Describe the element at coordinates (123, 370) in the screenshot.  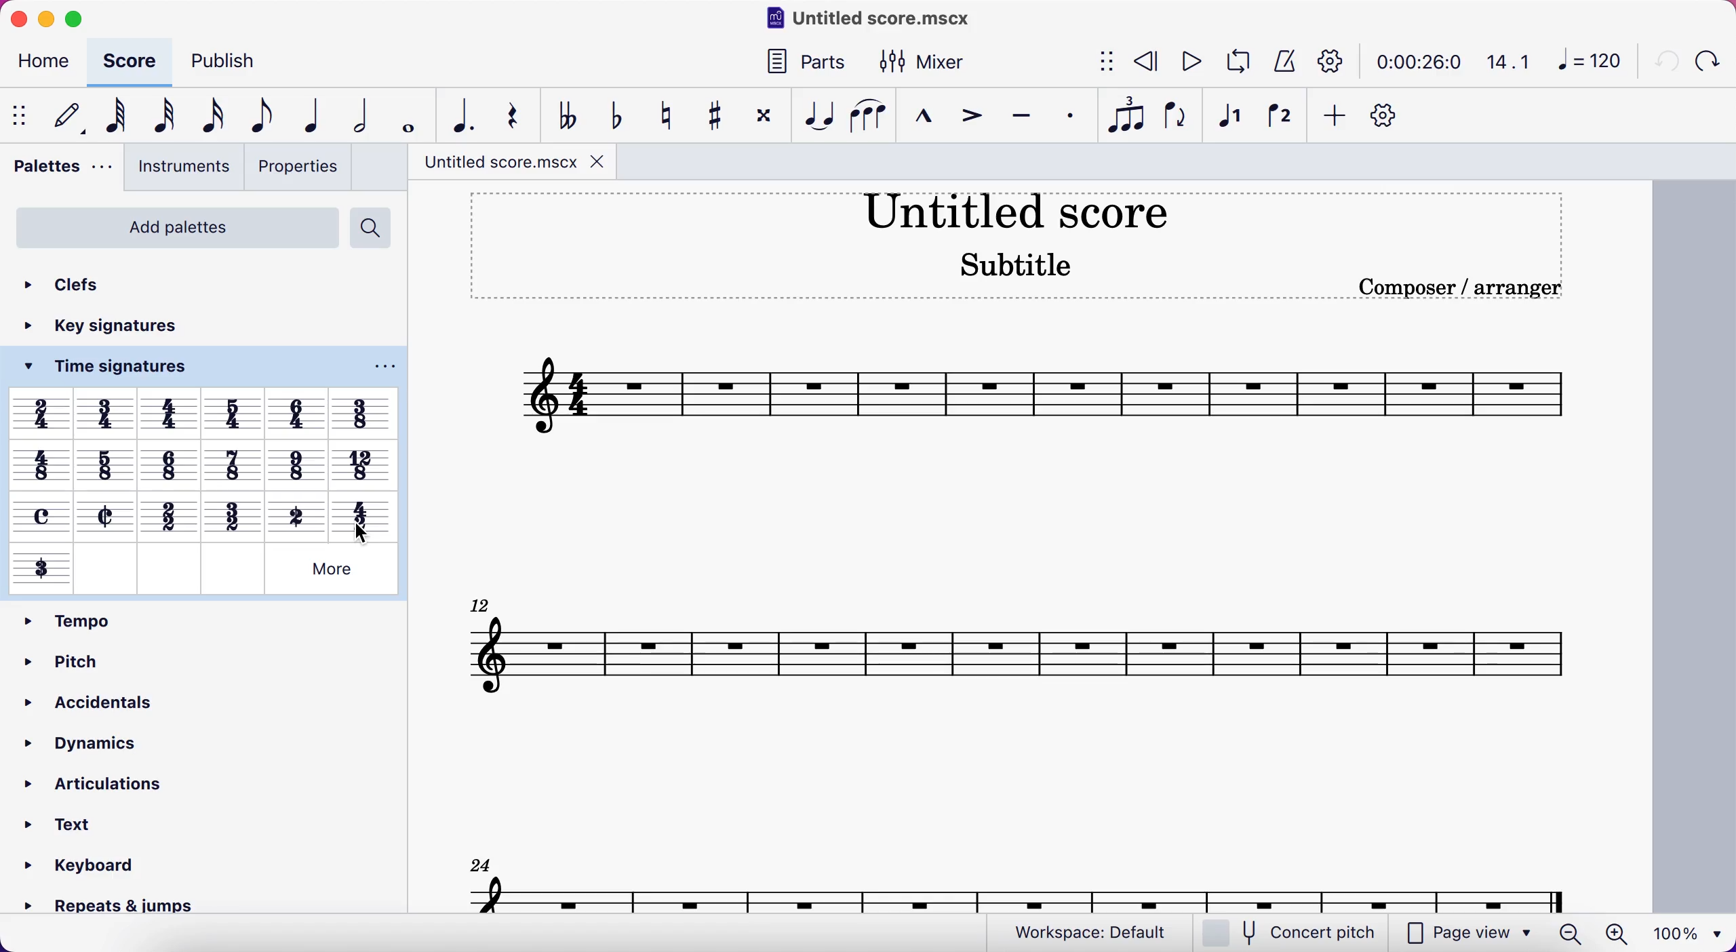
I see `time signatures` at that location.